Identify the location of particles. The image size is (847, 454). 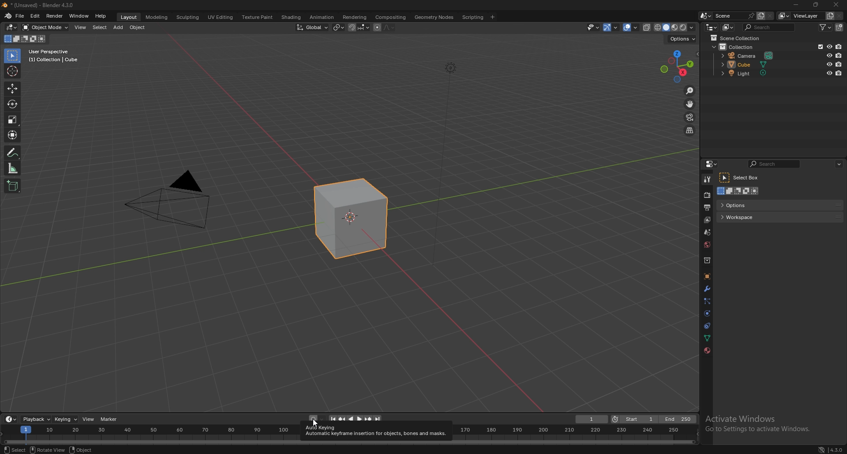
(707, 301).